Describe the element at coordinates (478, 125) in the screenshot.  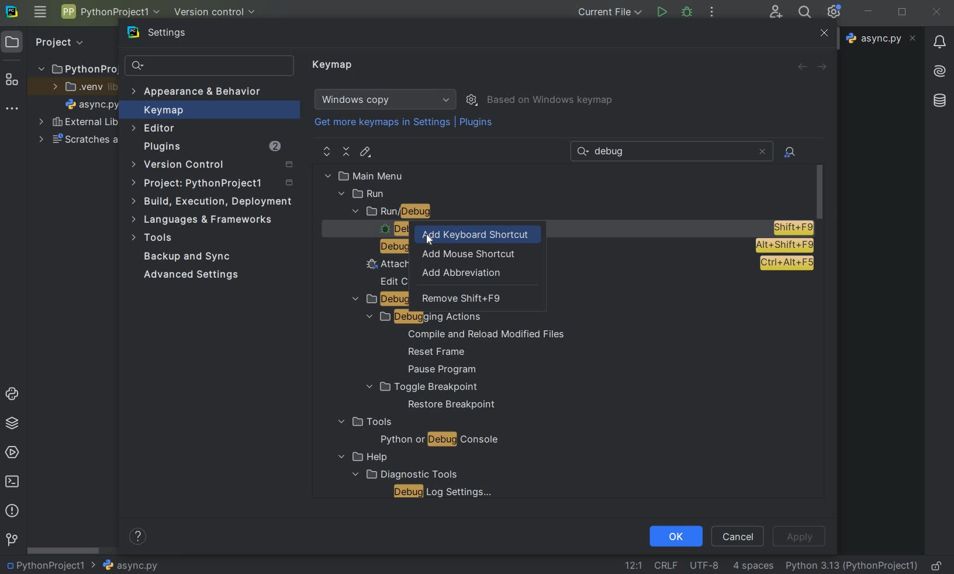
I see `plugins` at that location.